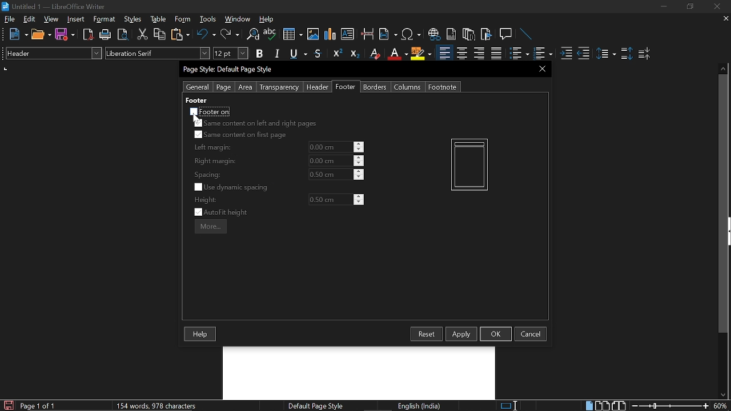 The width and height of the screenshot is (731, 411). I want to click on General, so click(198, 87).